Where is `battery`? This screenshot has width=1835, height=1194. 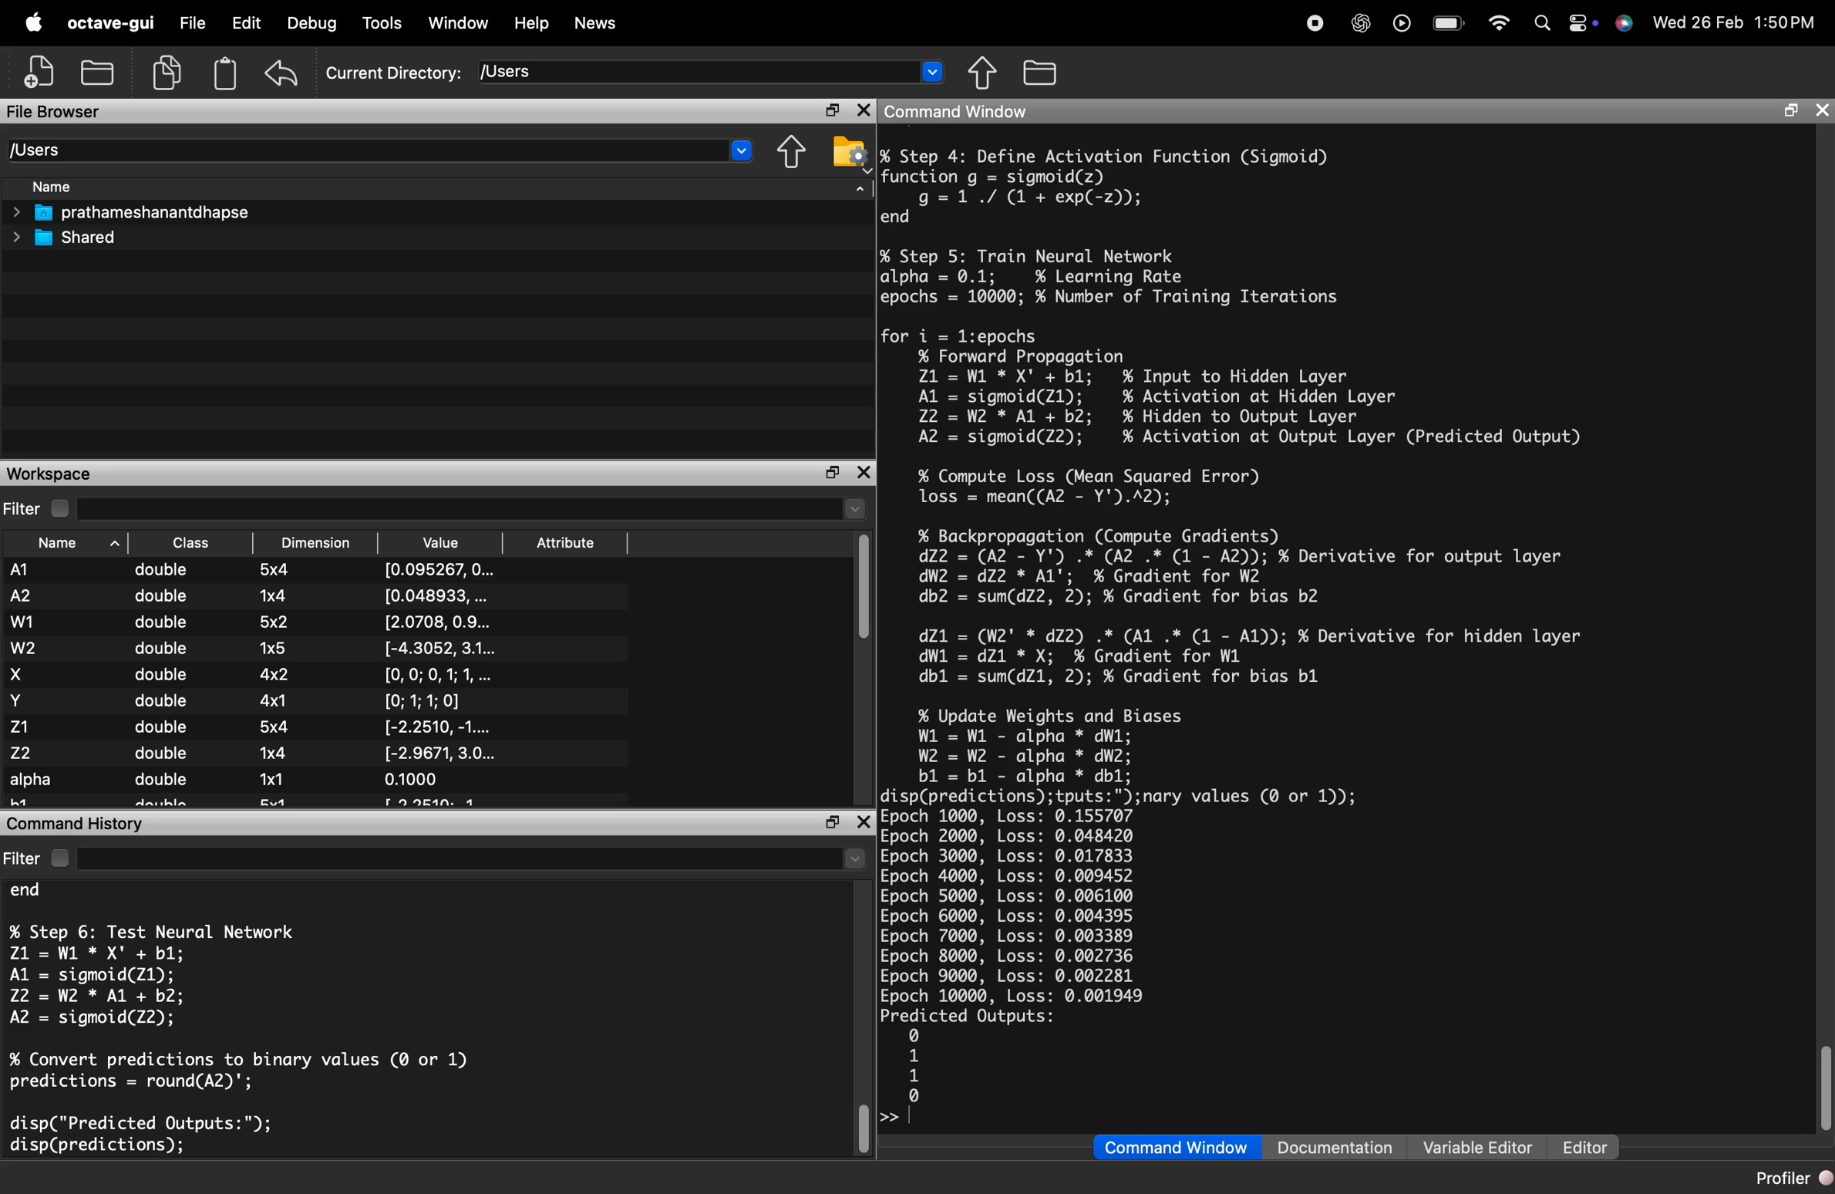
battery is located at coordinates (1448, 19).